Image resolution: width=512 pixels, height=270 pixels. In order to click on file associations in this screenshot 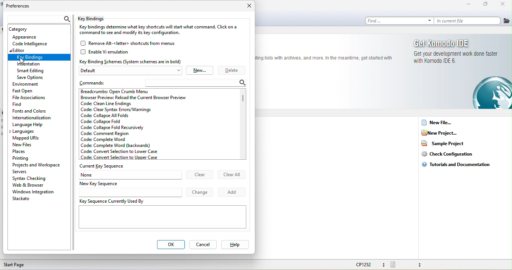, I will do `click(29, 97)`.